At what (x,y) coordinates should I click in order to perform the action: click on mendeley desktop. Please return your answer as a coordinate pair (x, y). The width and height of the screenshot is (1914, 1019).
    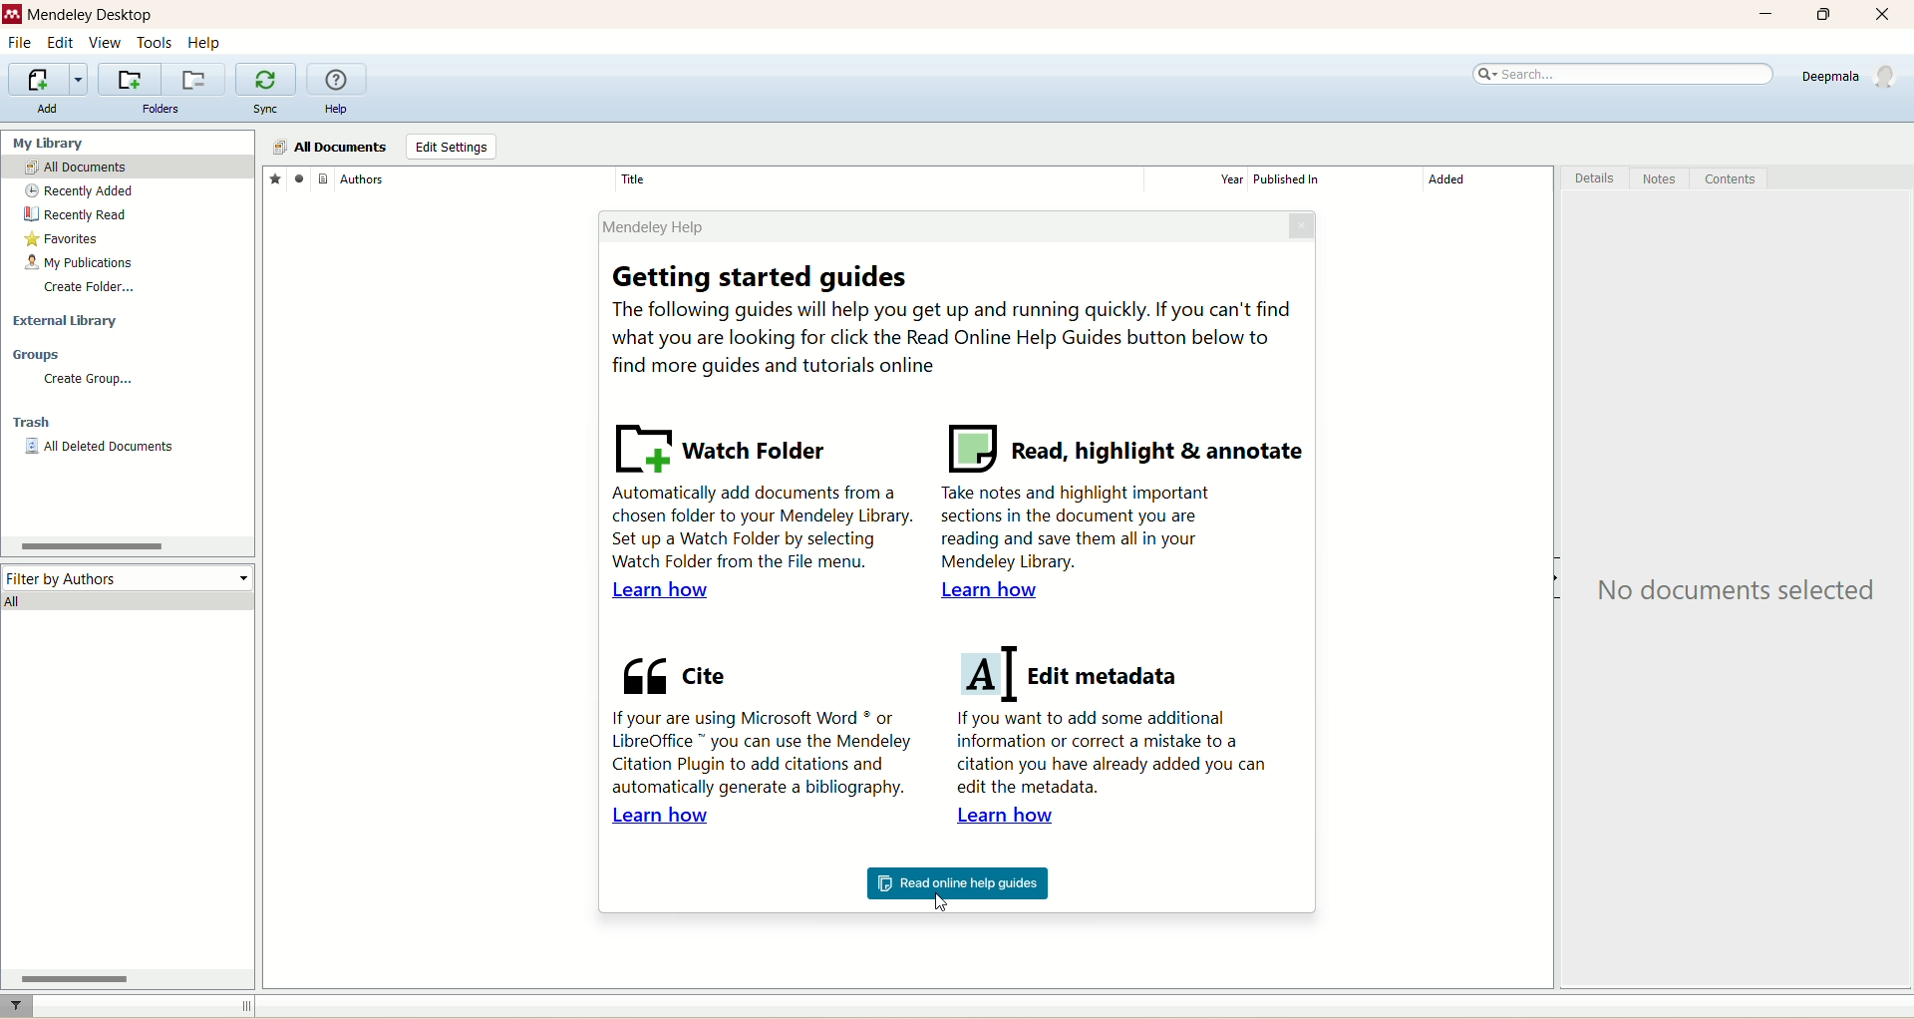
    Looking at the image, I should click on (90, 15).